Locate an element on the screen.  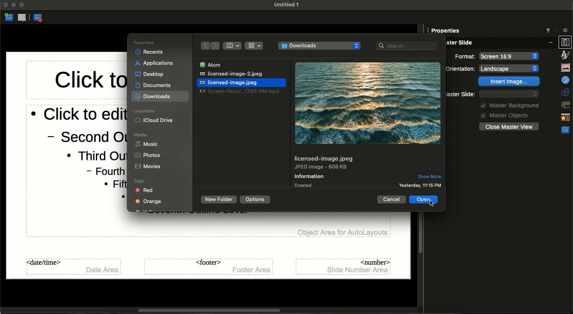
Scrollbar is located at coordinates (212, 310).